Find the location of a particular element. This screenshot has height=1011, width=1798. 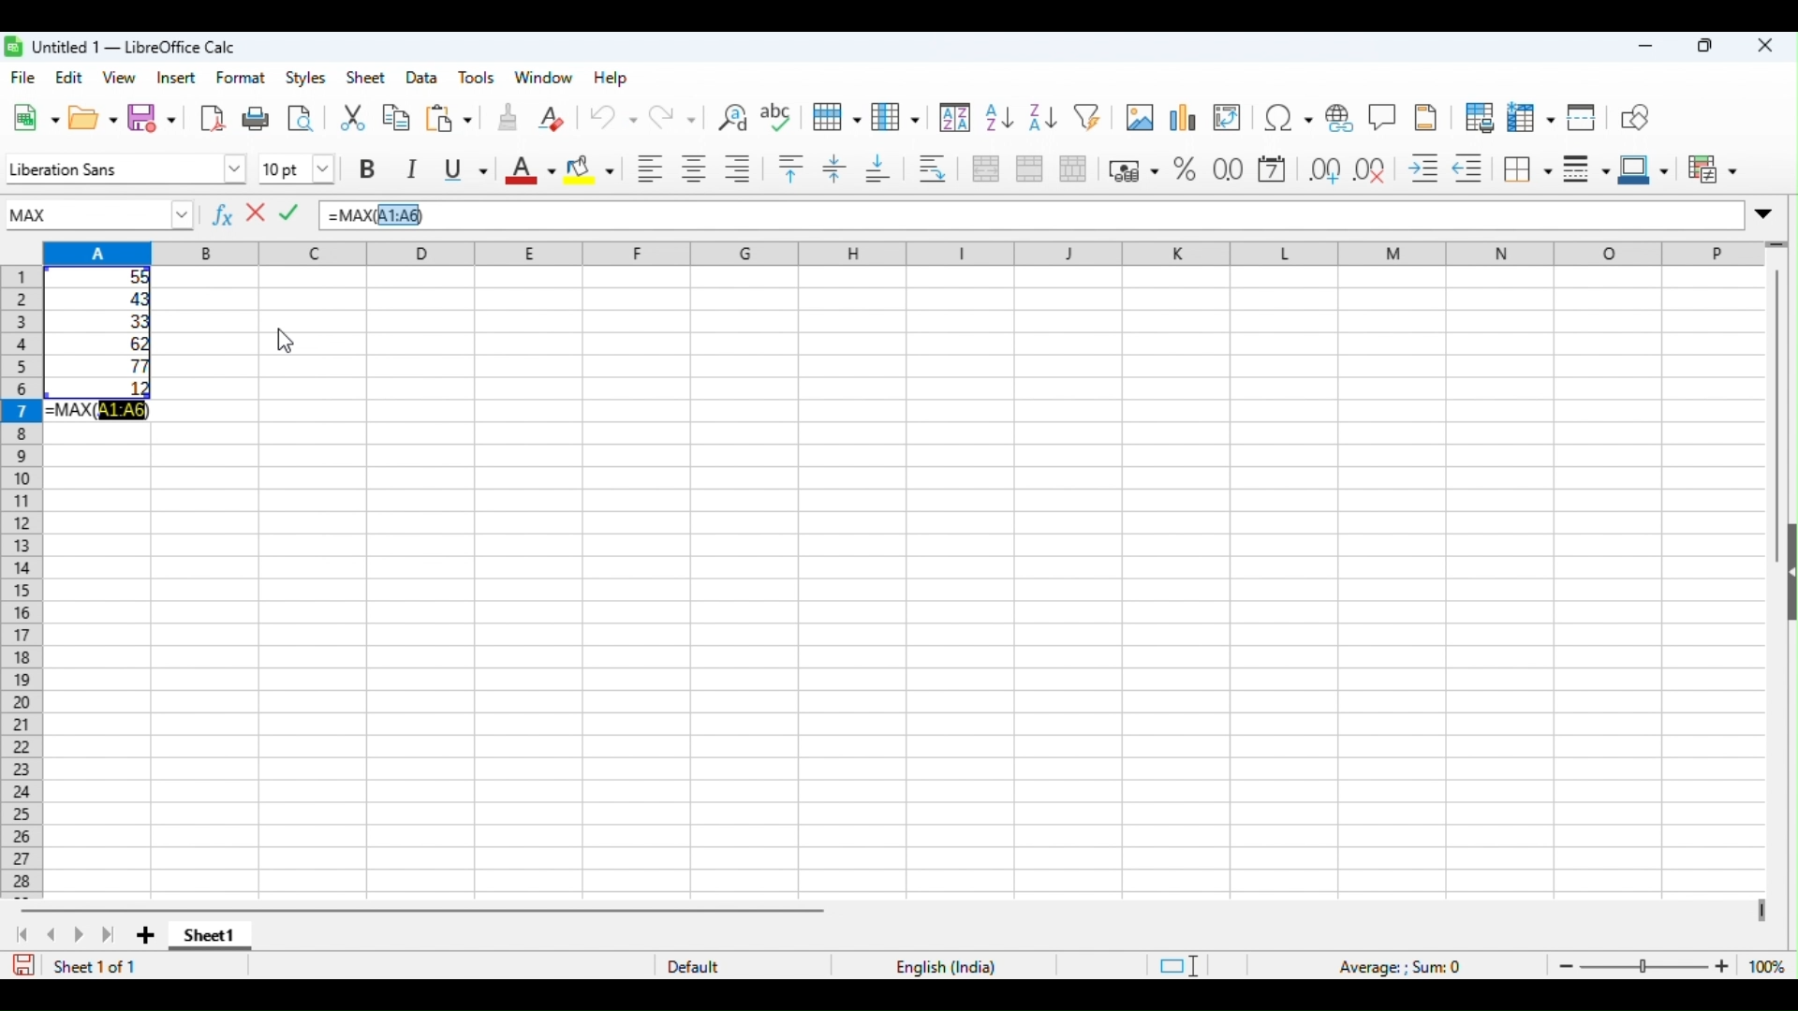

maximize is located at coordinates (1706, 46).